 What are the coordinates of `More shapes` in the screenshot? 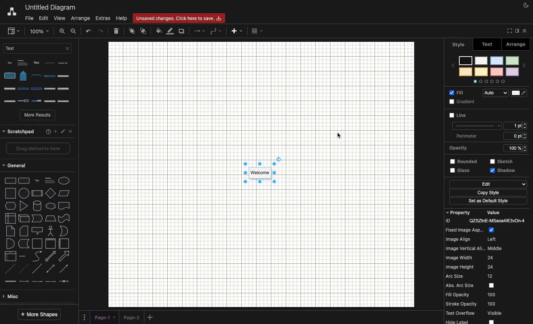 It's located at (39, 315).